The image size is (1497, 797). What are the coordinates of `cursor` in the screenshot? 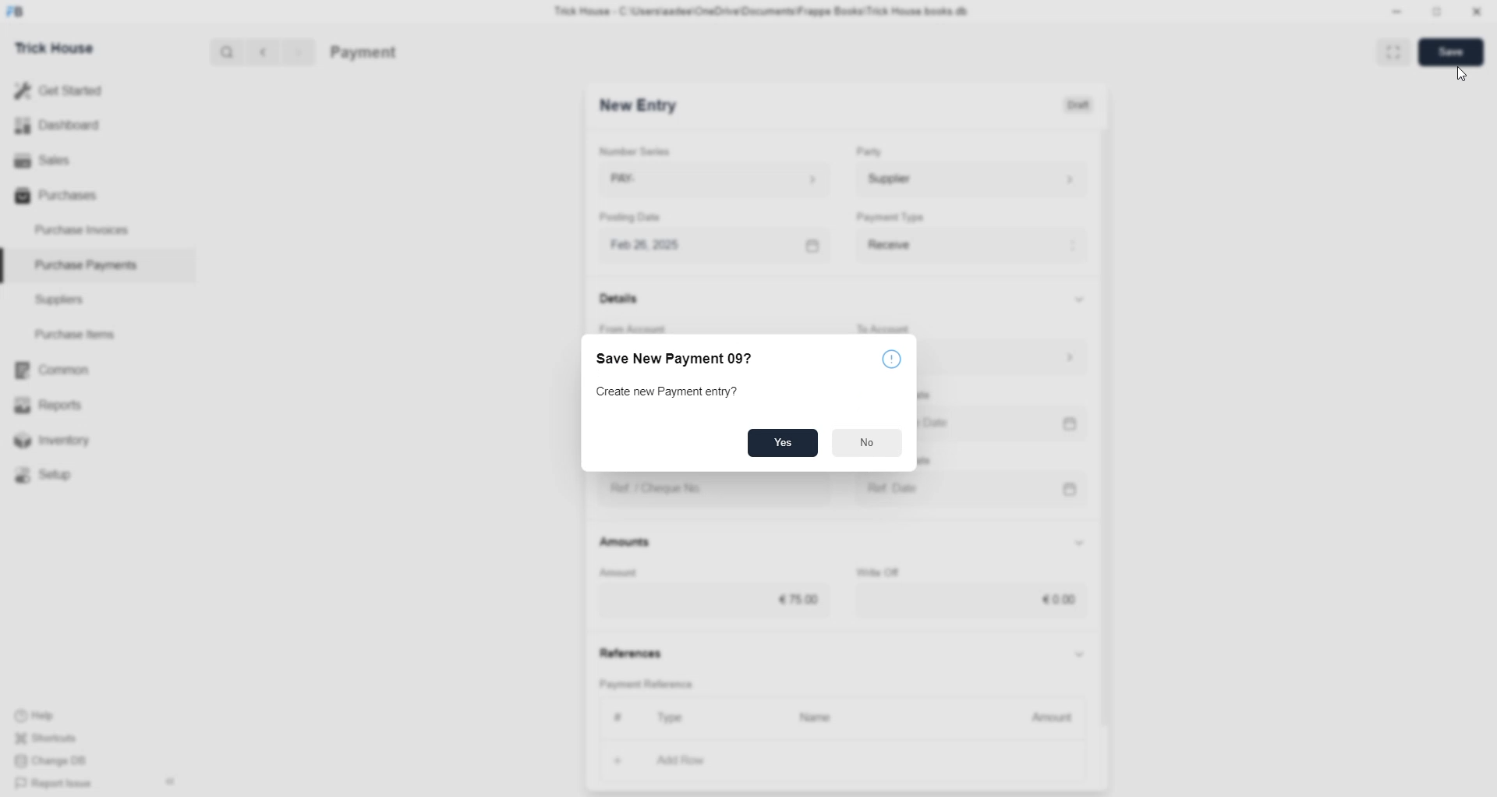 It's located at (1459, 75).